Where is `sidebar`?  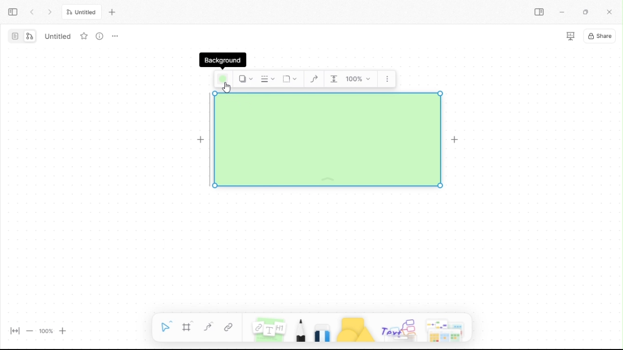
sidebar is located at coordinates (540, 13).